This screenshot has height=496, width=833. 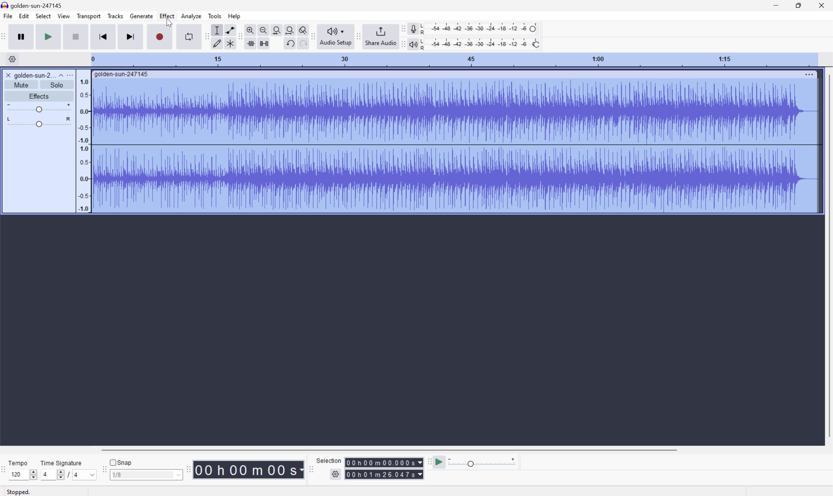 What do you see at coordinates (429, 461) in the screenshot?
I see `Audacity play at speed toolbar` at bounding box center [429, 461].